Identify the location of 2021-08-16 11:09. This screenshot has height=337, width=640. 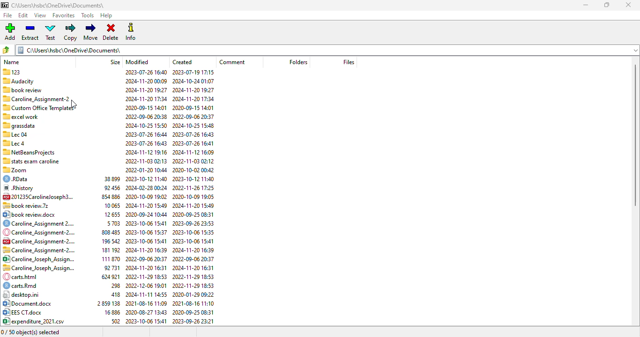
(146, 304).